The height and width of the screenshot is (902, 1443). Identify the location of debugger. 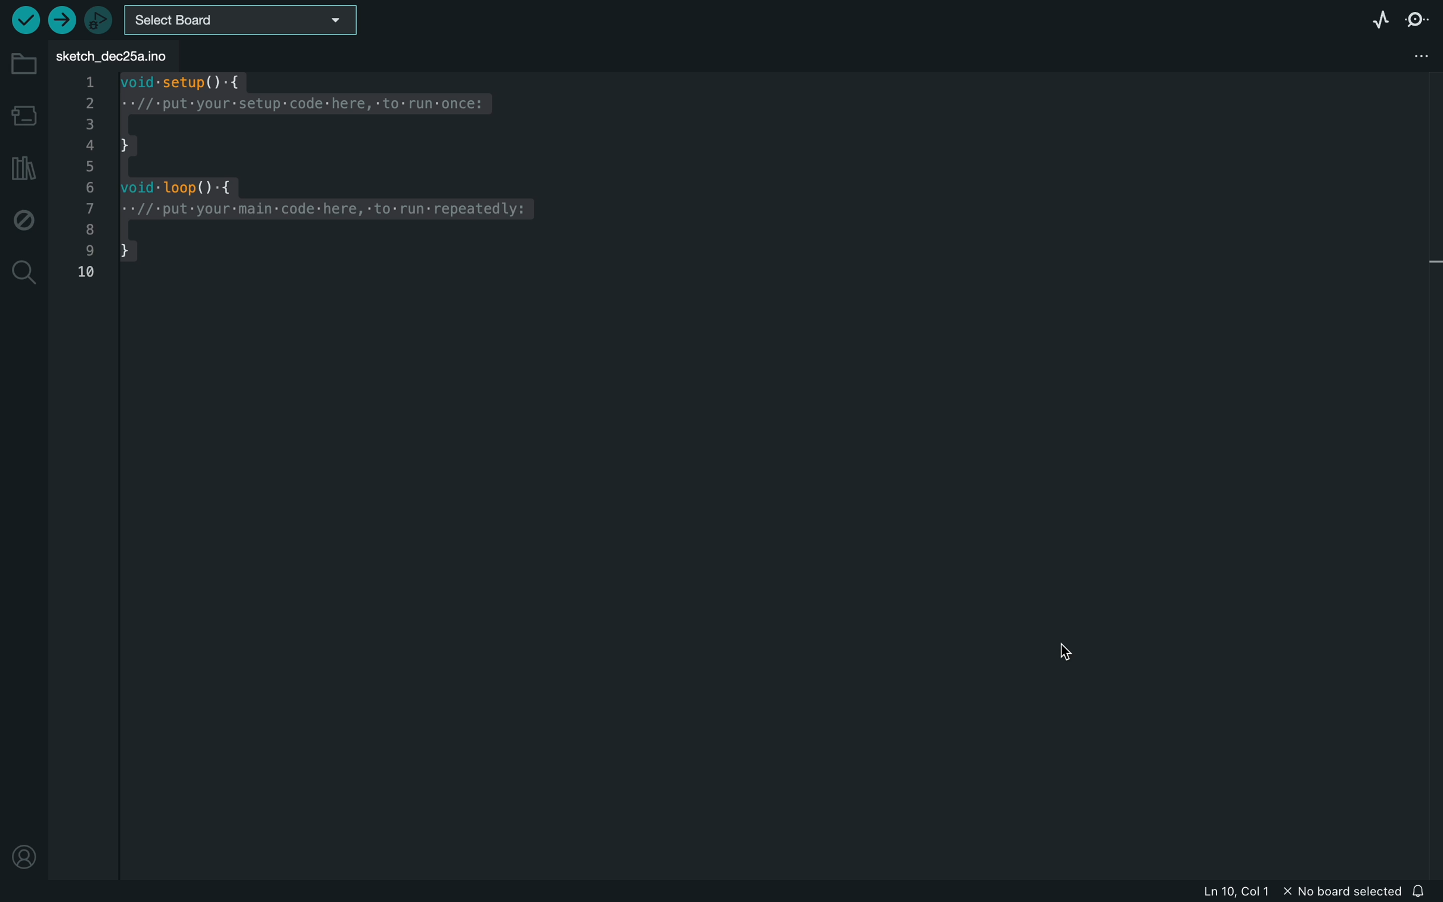
(98, 20).